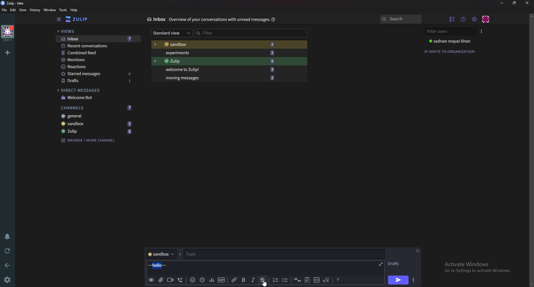  Describe the element at coordinates (220, 78) in the screenshot. I see `Moving messages` at that location.